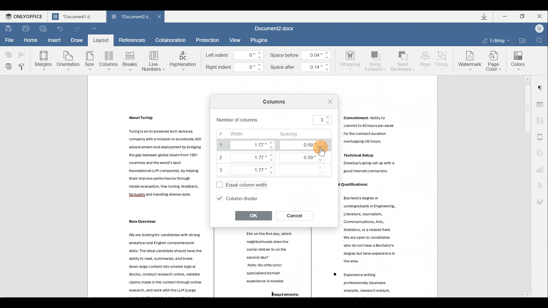 The height and width of the screenshot is (308, 548). What do you see at coordinates (542, 86) in the screenshot?
I see `Paragraph settings` at bounding box center [542, 86].